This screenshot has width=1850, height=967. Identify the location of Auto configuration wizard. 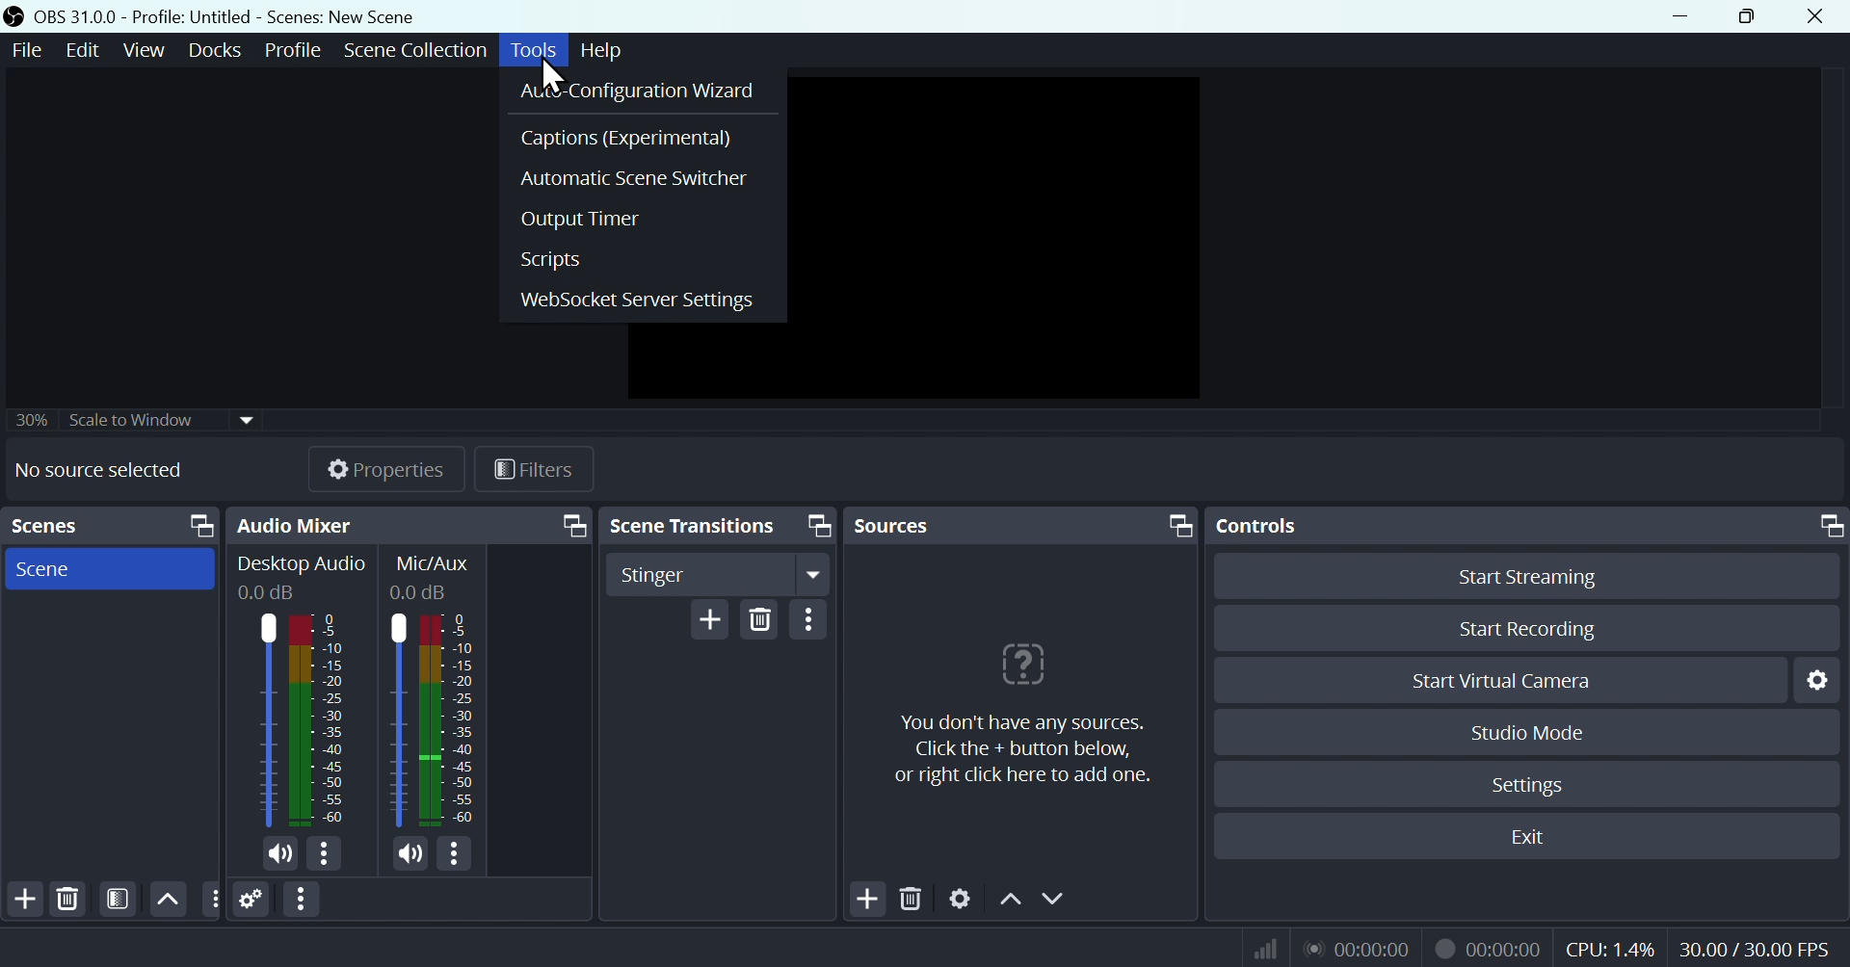
(643, 90).